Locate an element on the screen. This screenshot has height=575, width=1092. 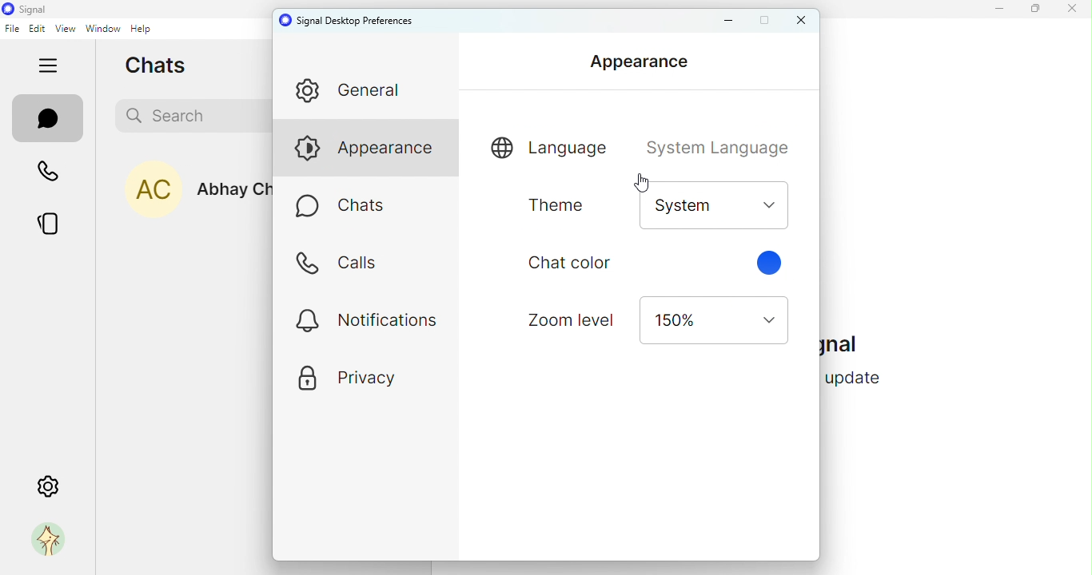
hide tabs is located at coordinates (39, 67).